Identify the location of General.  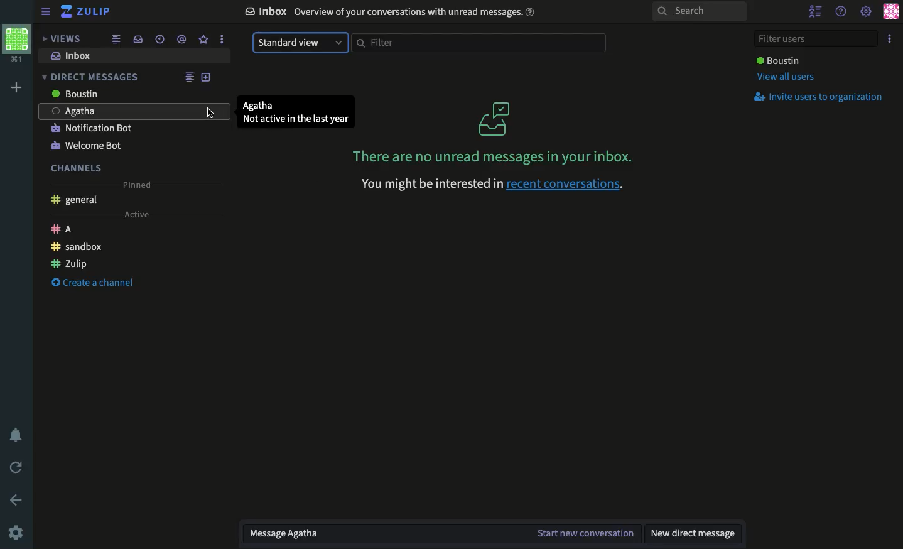
(77, 200).